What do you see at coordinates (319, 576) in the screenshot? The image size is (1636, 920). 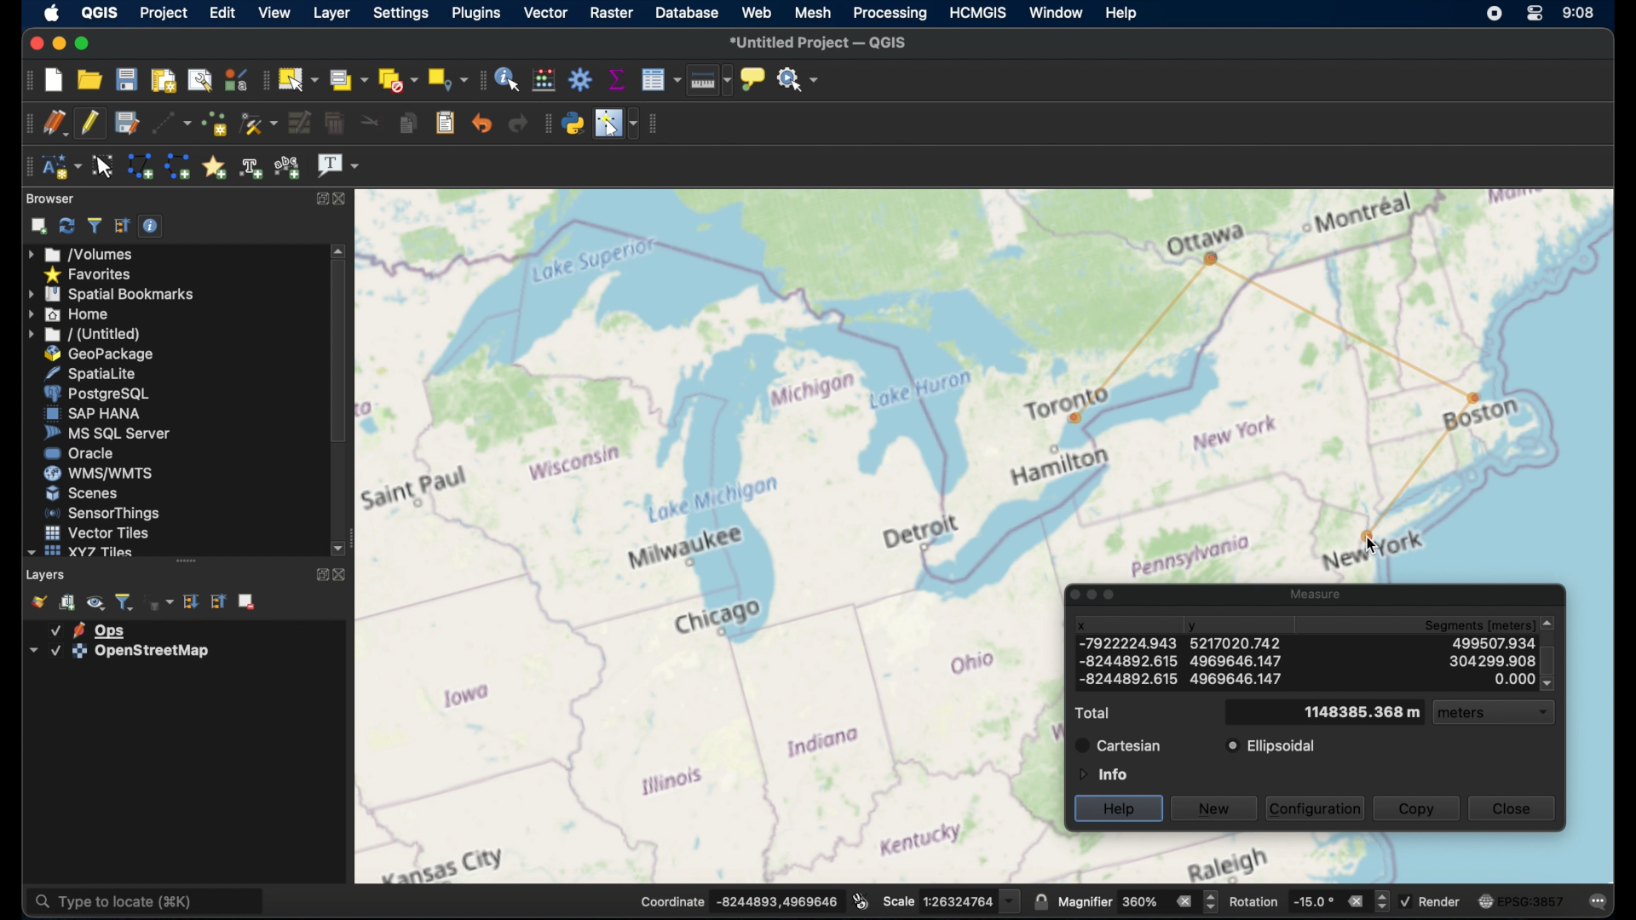 I see `maximize` at bounding box center [319, 576].